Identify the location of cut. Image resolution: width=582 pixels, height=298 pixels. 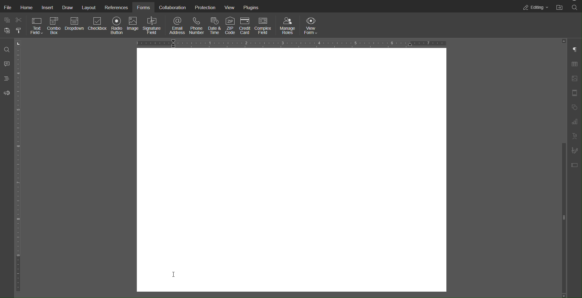
(19, 21).